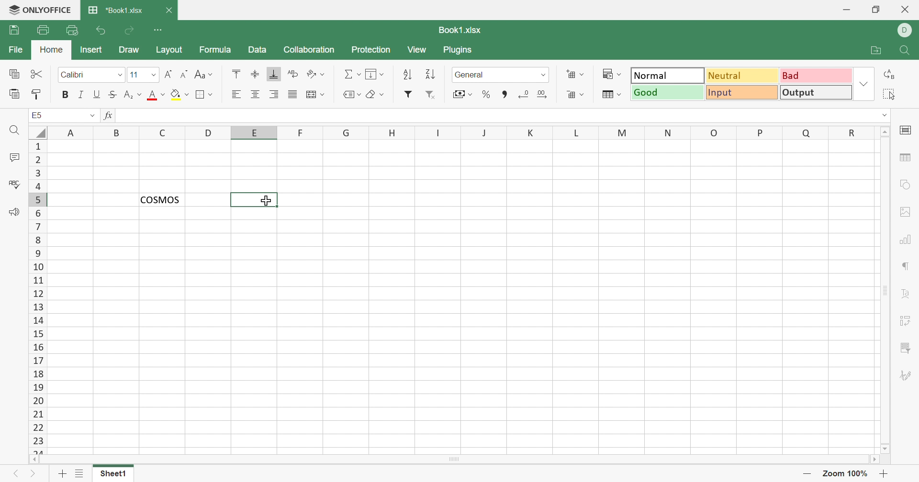 The width and height of the screenshot is (919, 482). Describe the element at coordinates (575, 75) in the screenshot. I see `Add cells` at that location.